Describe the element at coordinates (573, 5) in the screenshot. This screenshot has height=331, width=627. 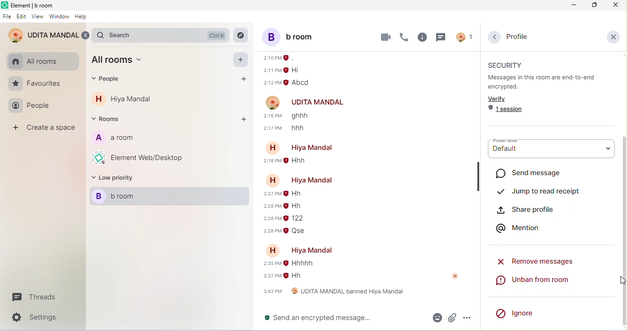
I see `minimize` at that location.